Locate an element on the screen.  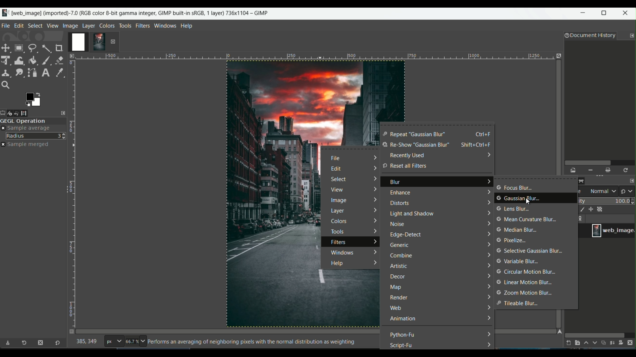
raise layer is located at coordinates (585, 344).